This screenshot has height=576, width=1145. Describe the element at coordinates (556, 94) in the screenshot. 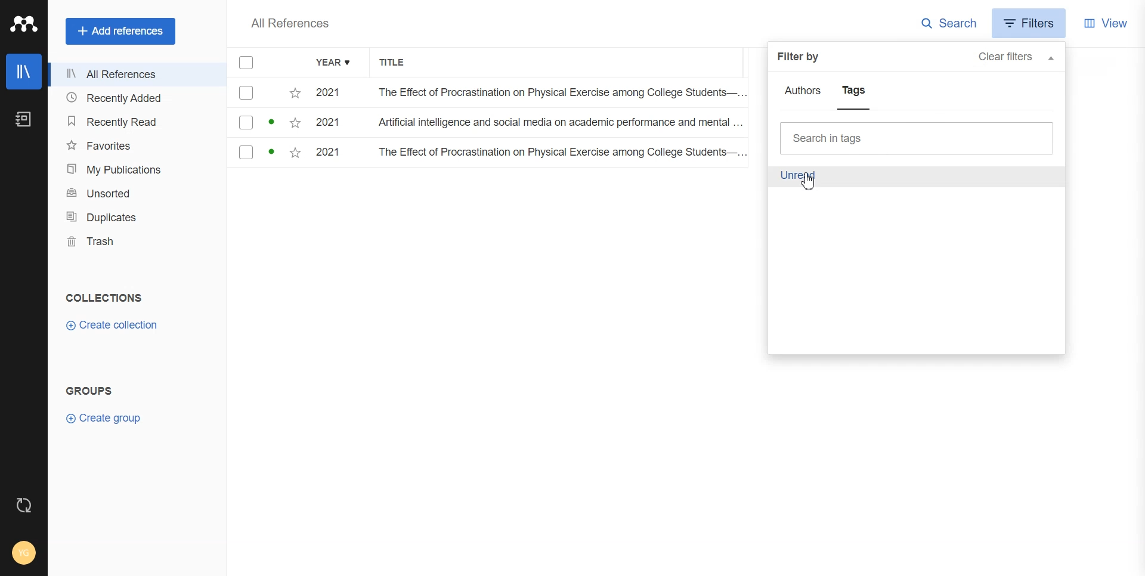

I see `The Effect of Procrastination on Physical Exercise among College Students...` at that location.